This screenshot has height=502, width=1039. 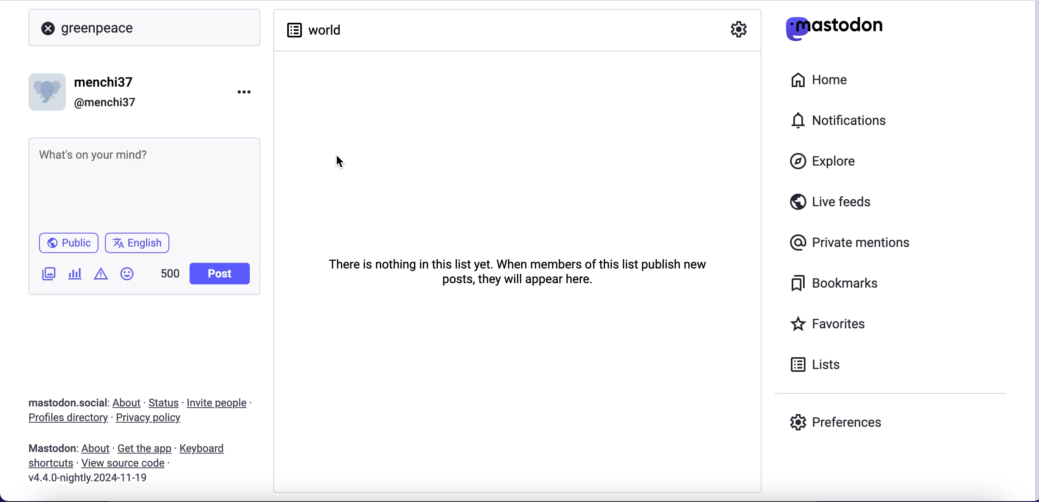 What do you see at coordinates (103, 275) in the screenshot?
I see `add content warning` at bounding box center [103, 275].